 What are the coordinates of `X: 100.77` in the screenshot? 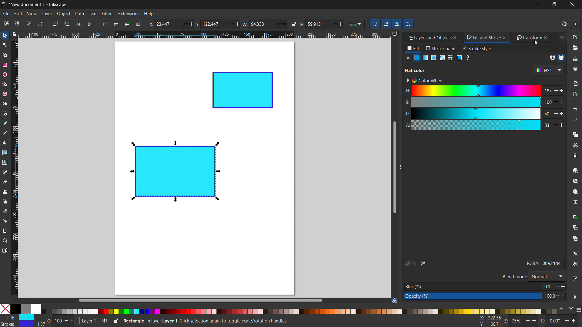 It's located at (489, 318).